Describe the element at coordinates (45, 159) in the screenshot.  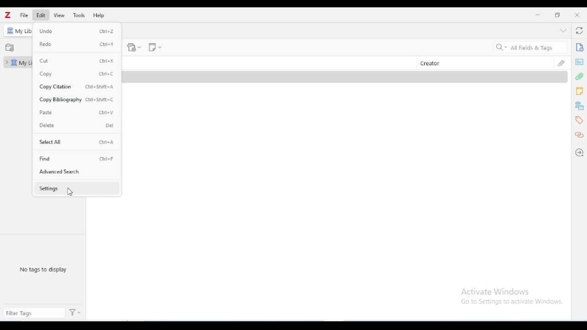
I see `find` at that location.